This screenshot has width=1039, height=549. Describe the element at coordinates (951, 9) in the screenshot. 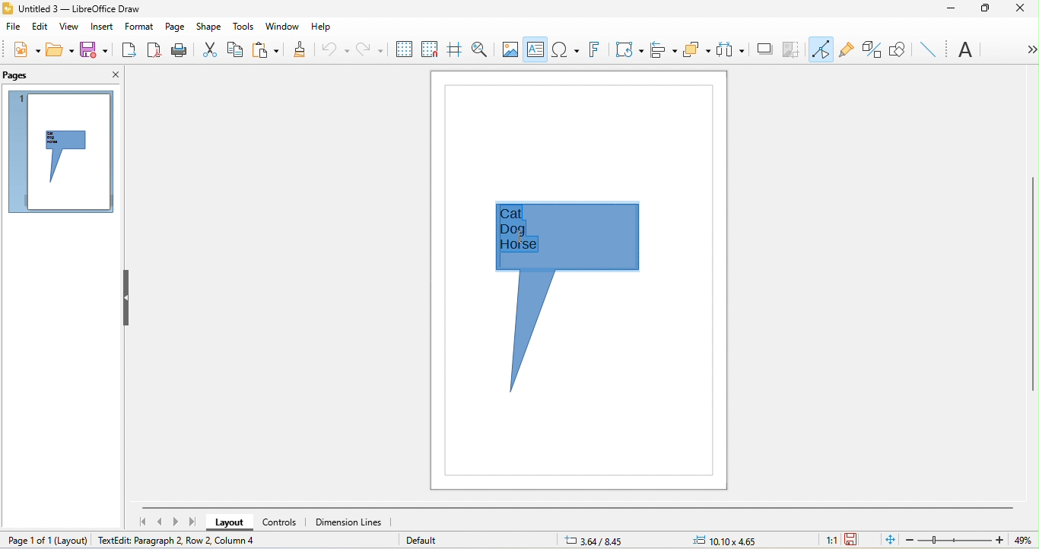

I see `minimize` at that location.